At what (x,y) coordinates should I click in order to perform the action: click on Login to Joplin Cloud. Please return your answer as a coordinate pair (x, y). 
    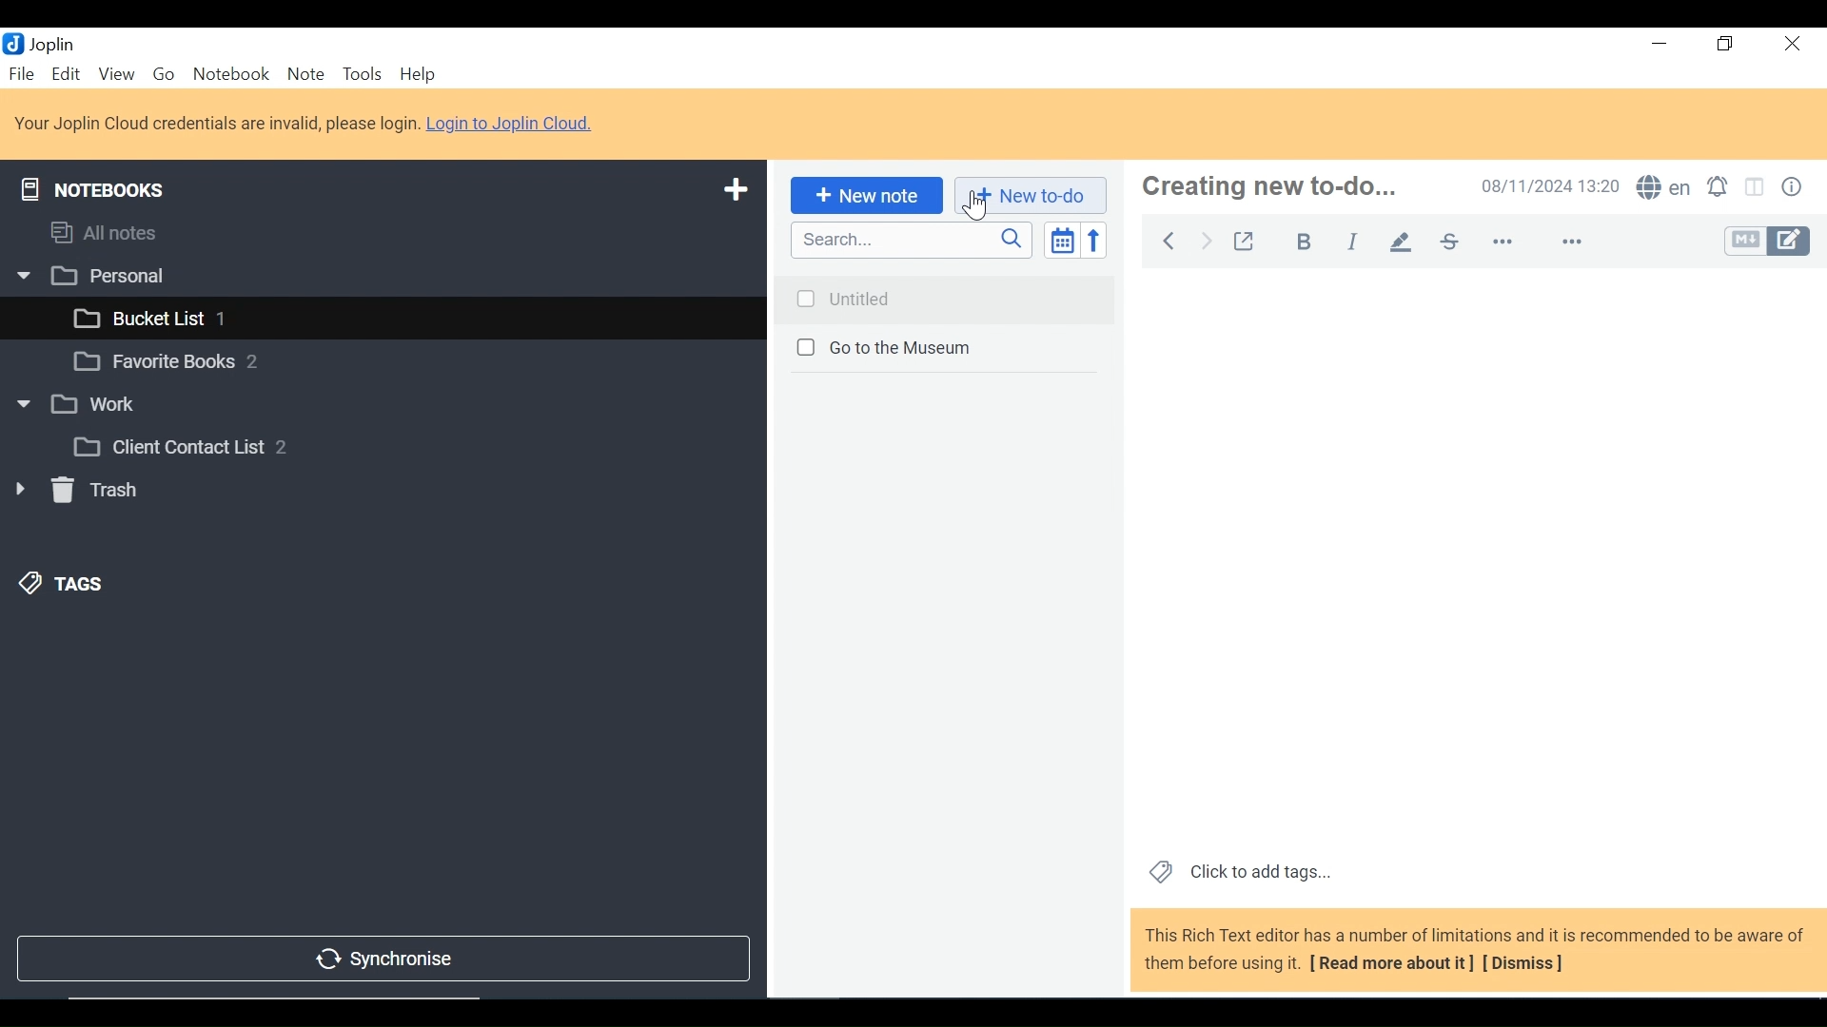
    Looking at the image, I should click on (305, 124).